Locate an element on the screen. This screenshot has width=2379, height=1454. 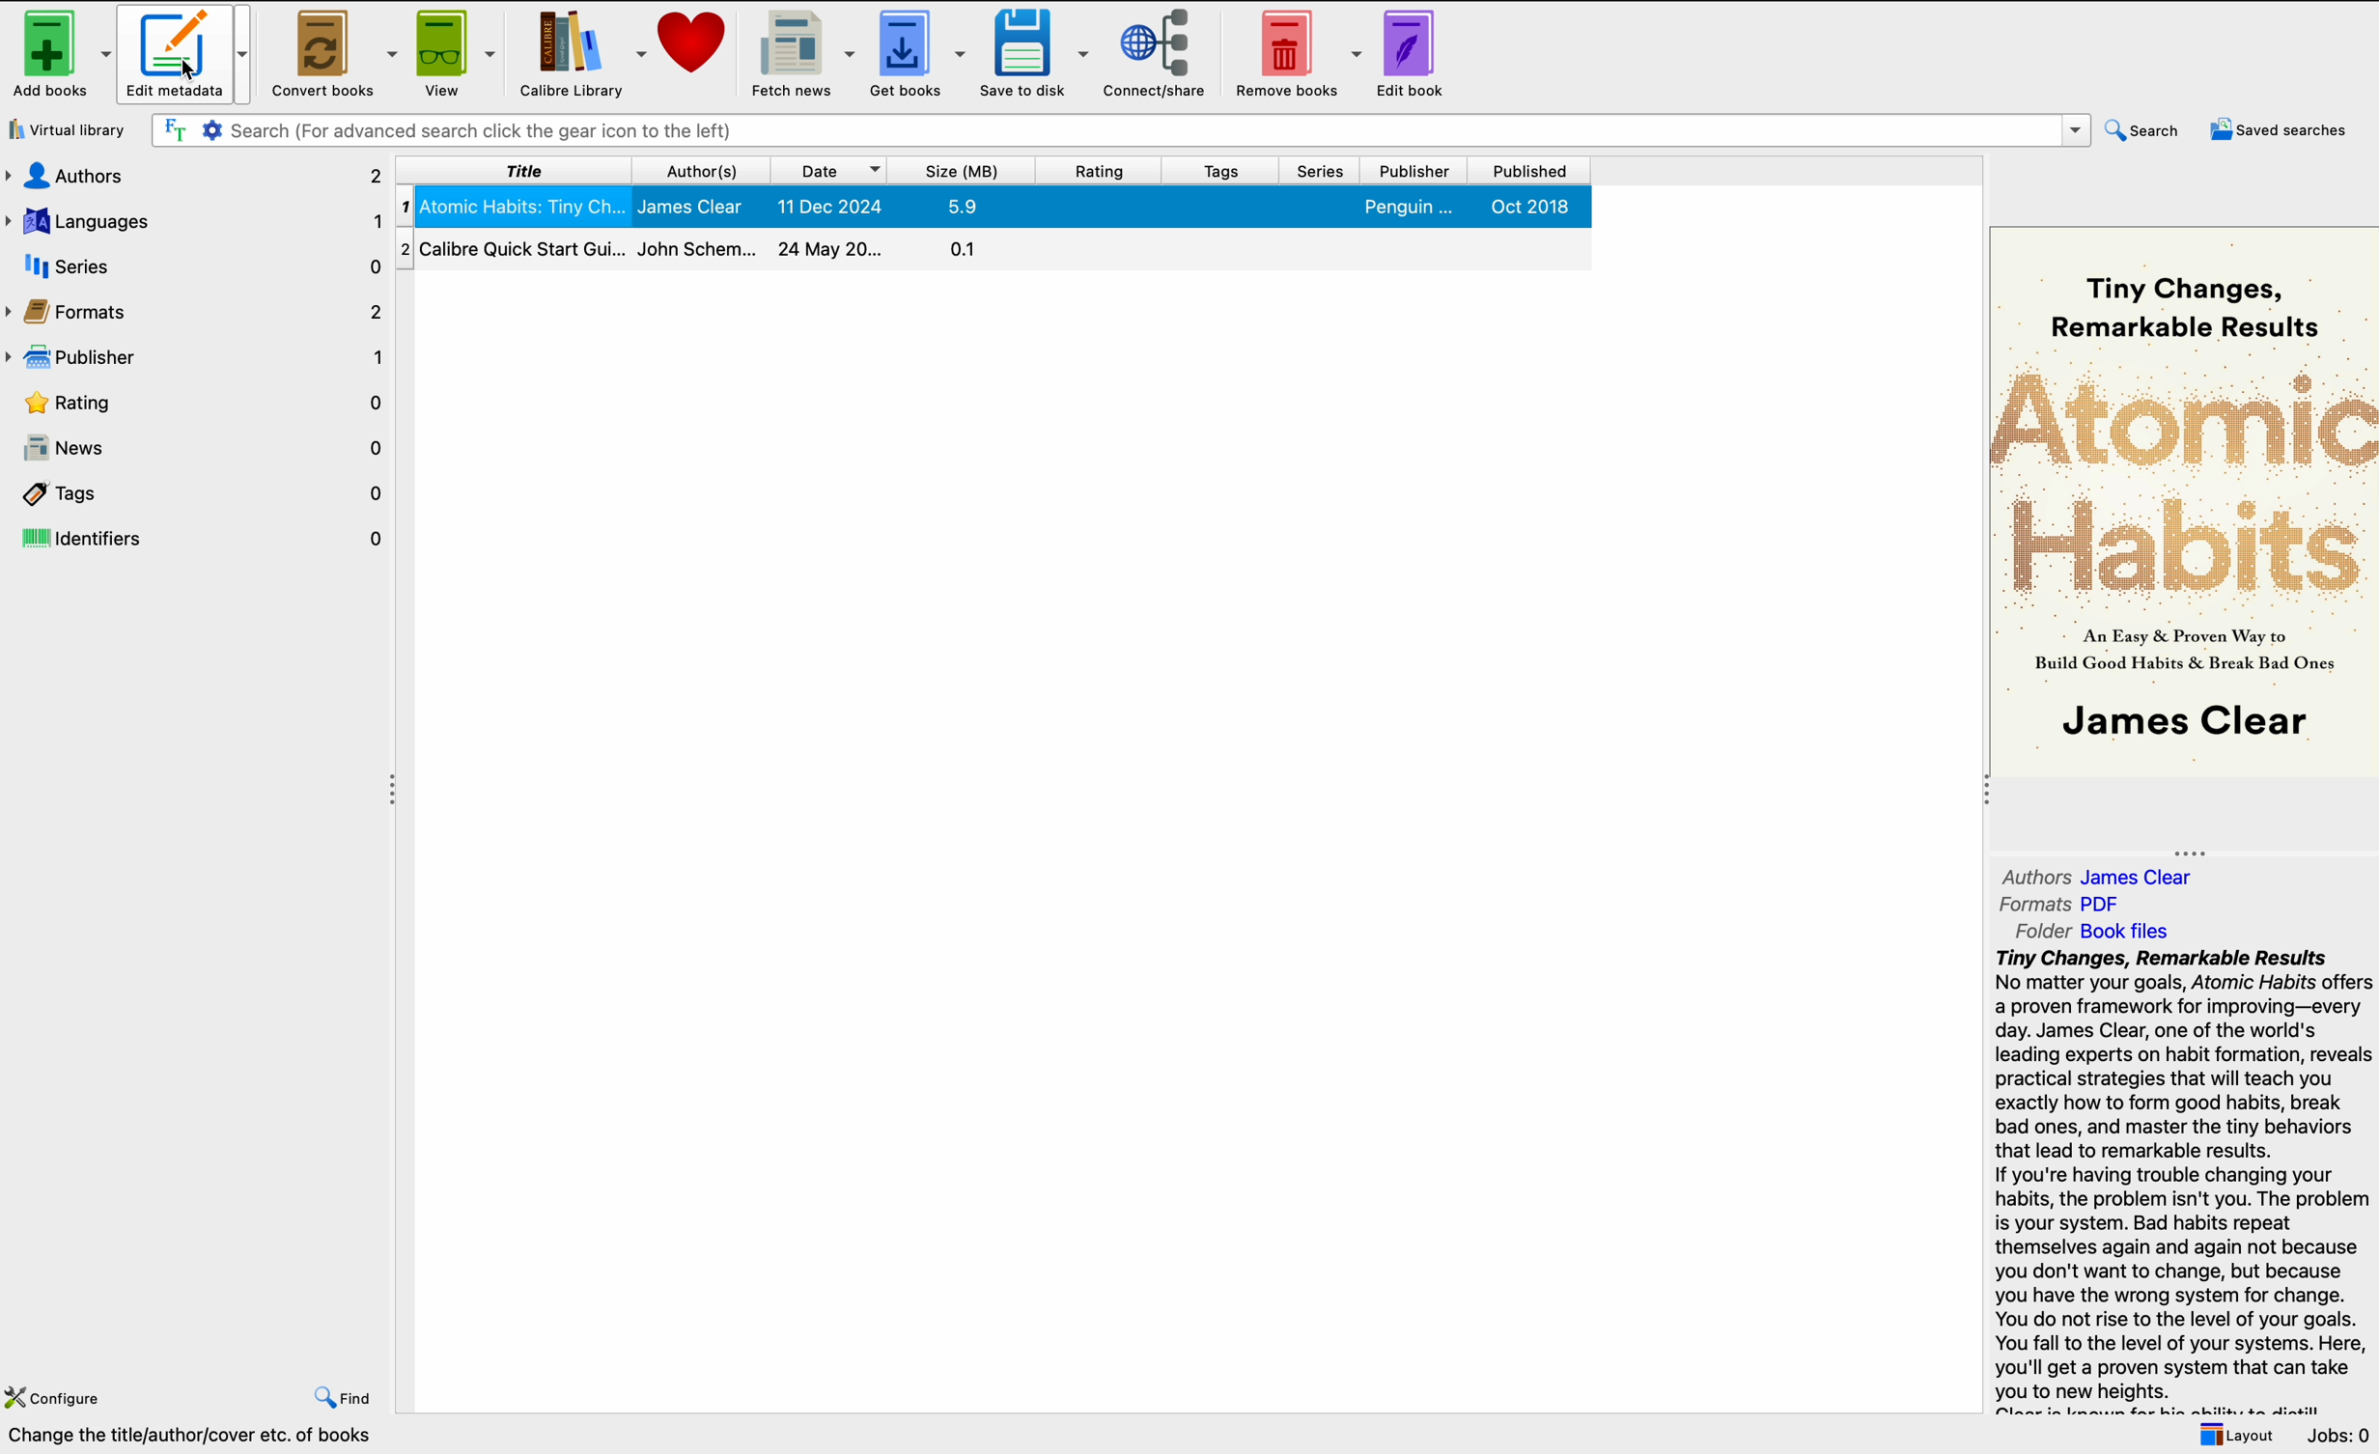
author(s) is located at coordinates (703, 170).